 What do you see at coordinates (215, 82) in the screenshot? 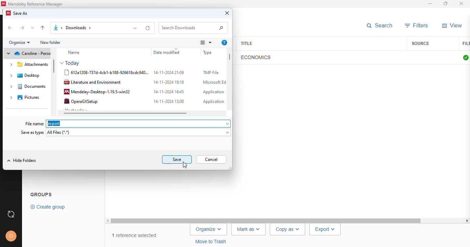
I see `microsoft ed` at bounding box center [215, 82].